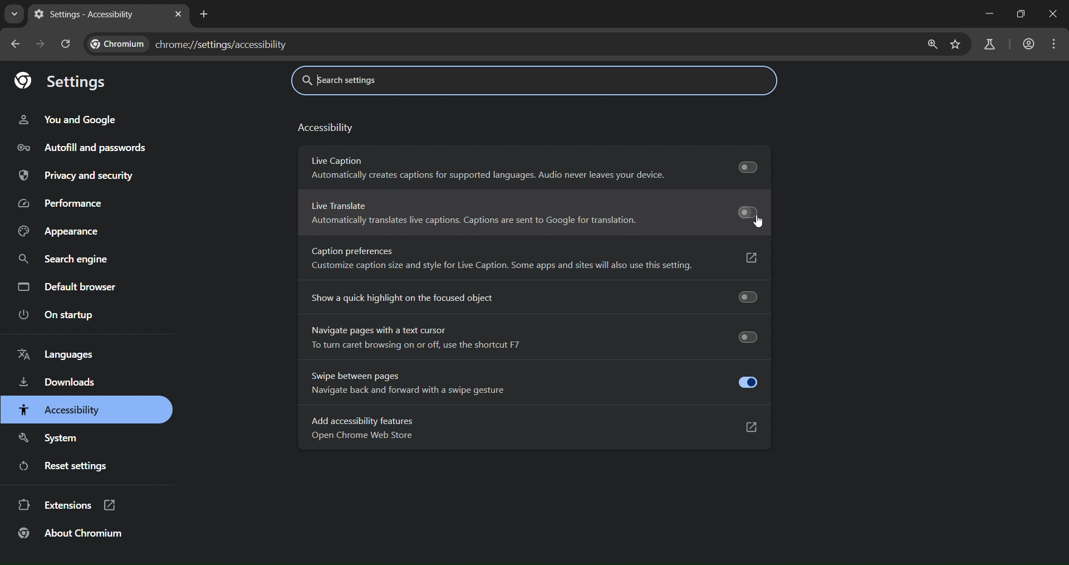 The width and height of the screenshot is (1069, 565). Describe the element at coordinates (118, 44) in the screenshot. I see `Chromium` at that location.